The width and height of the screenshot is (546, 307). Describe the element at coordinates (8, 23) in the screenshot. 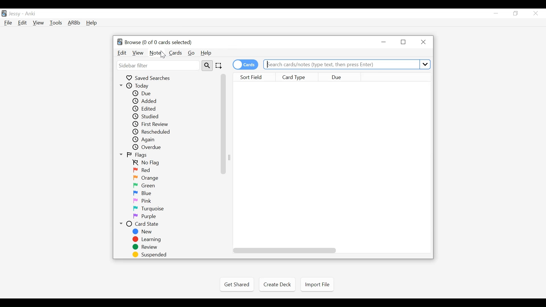

I see `File` at that location.